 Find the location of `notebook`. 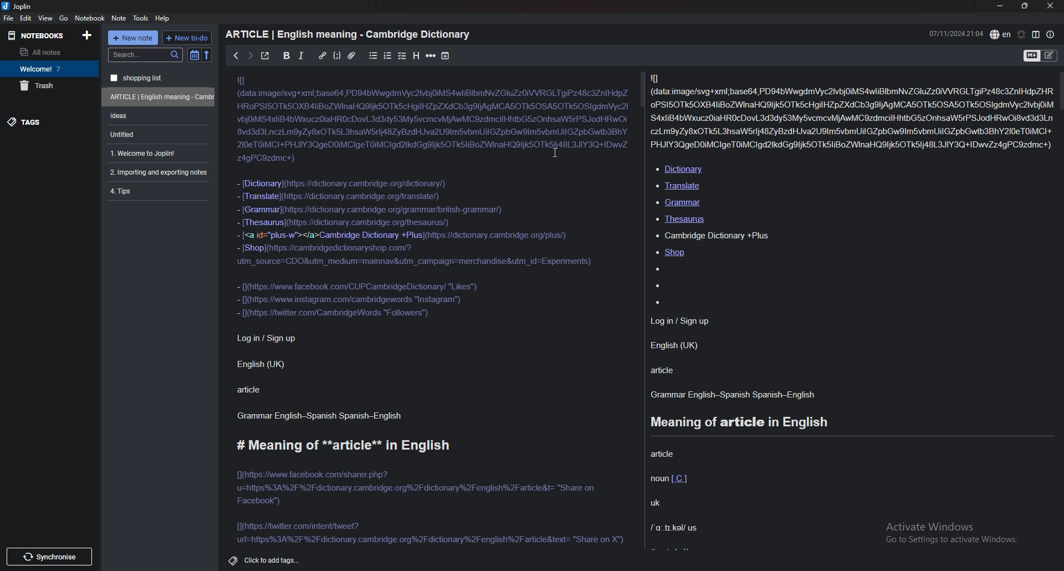

notebook is located at coordinates (90, 18).